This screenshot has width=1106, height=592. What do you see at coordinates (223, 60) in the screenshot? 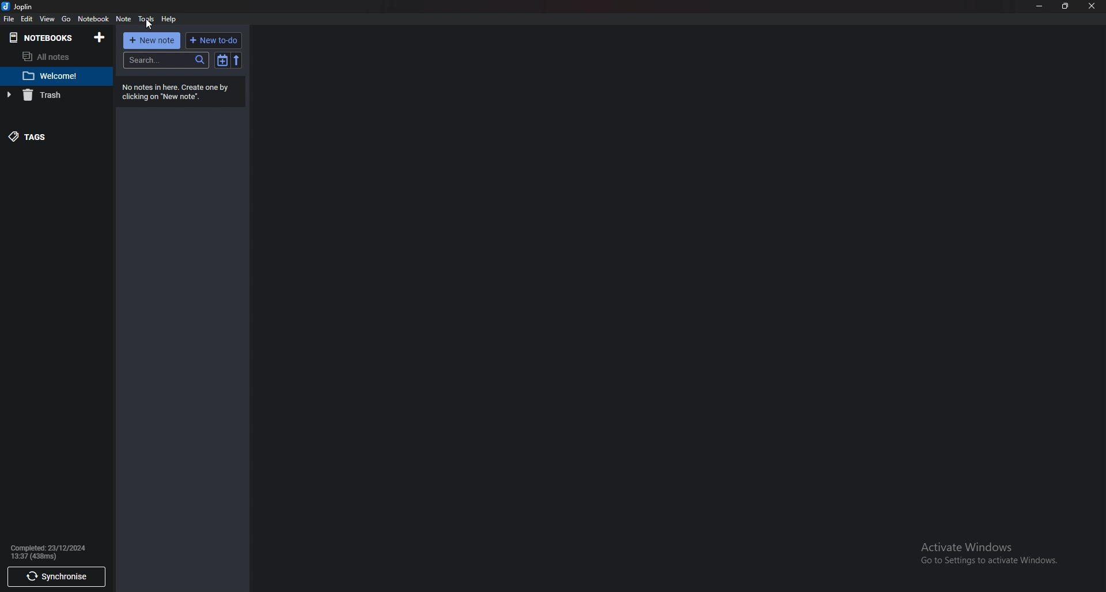
I see `Toggle sort order` at bounding box center [223, 60].